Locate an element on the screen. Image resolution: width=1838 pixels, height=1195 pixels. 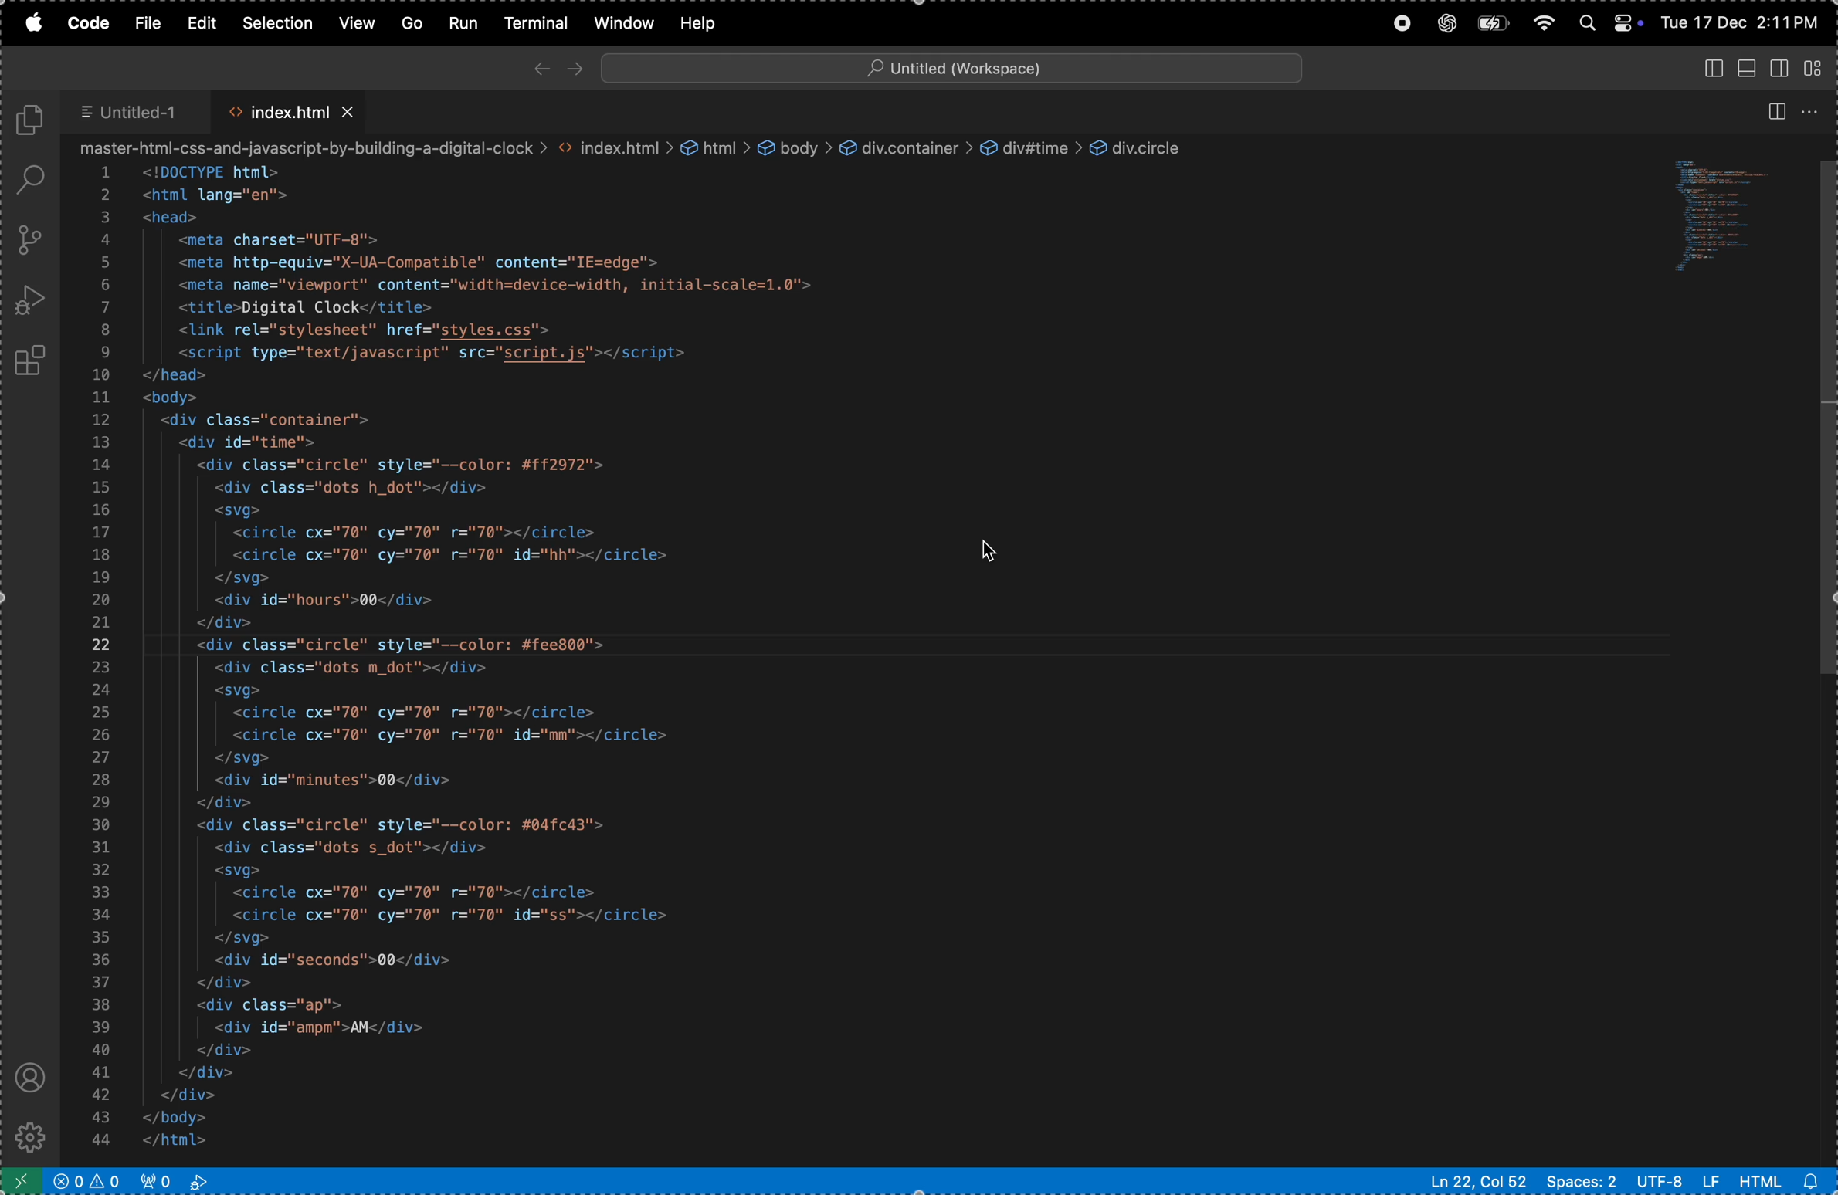
code block written in html for a web page is located at coordinates (626, 647).